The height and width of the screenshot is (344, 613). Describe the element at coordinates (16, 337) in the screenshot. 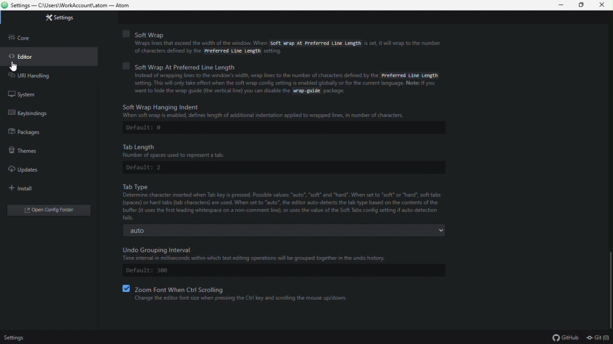

I see `Settings` at that location.